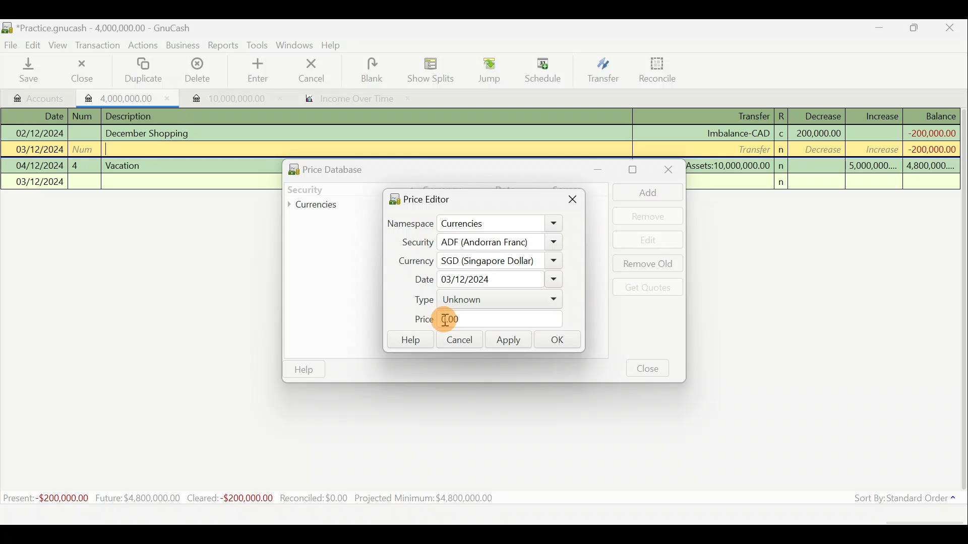 The width and height of the screenshot is (968, 544). I want to click on 4,800,000, so click(929, 166).